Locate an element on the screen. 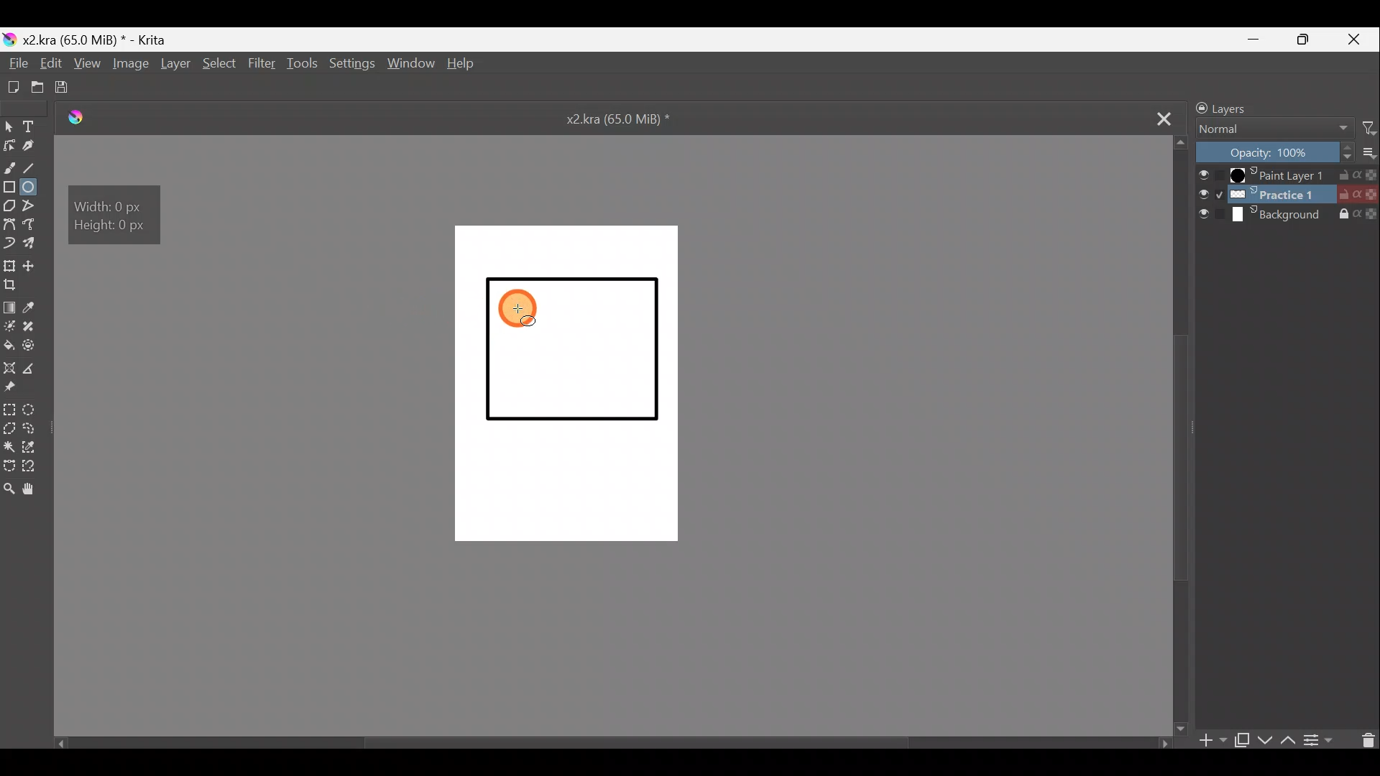 The width and height of the screenshot is (1380, 776). Cursor is located at coordinates (521, 309).